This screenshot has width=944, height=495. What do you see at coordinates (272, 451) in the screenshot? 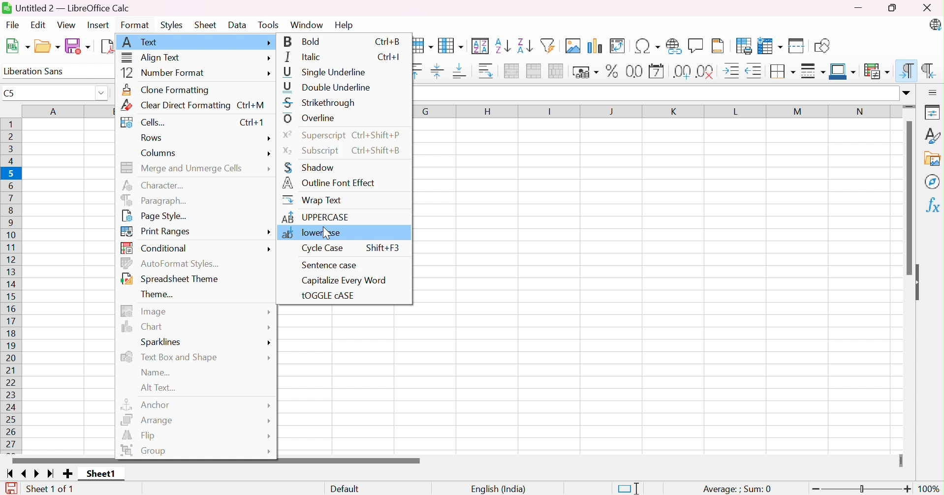
I see `More` at bounding box center [272, 451].